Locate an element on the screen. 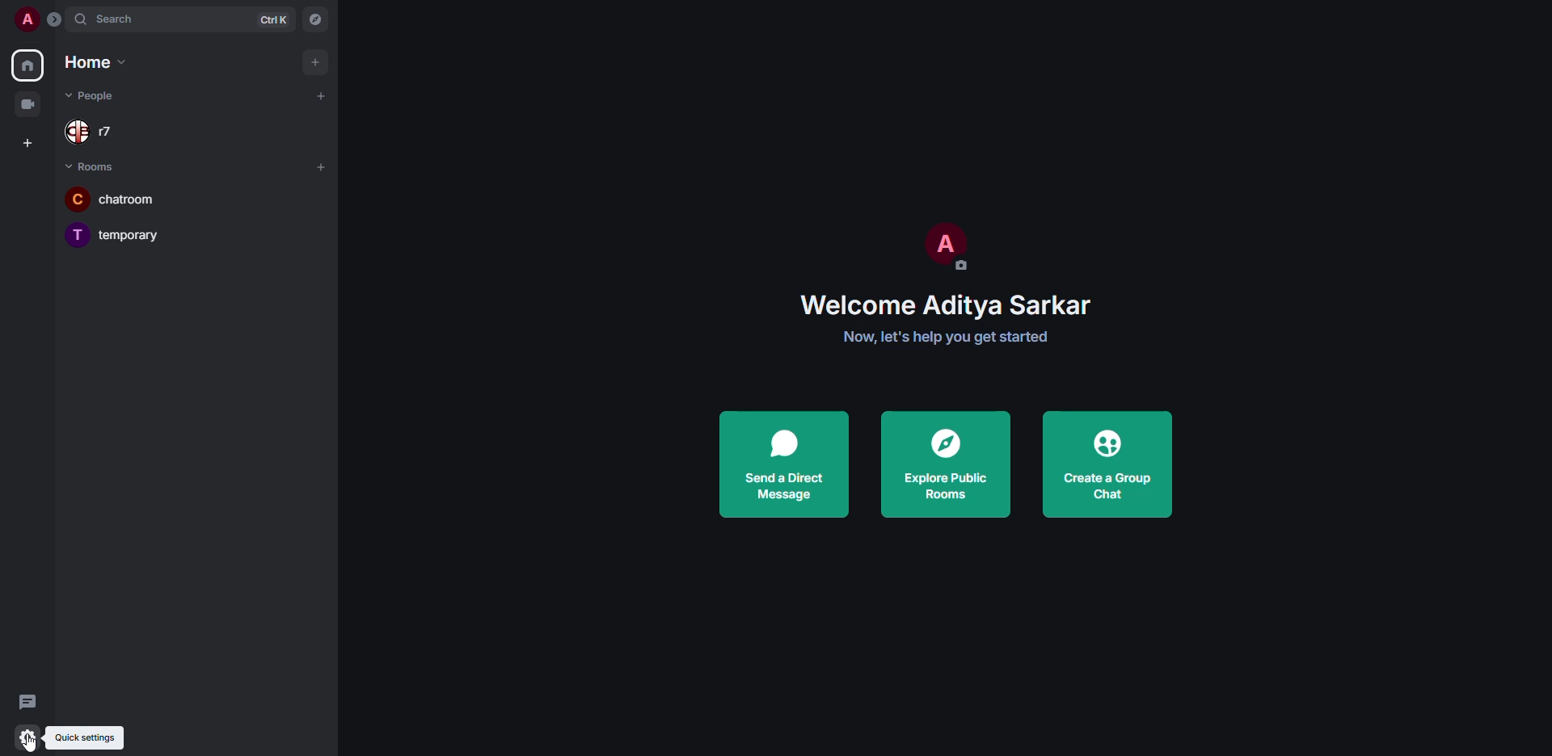 The width and height of the screenshot is (1552, 756). room is located at coordinates (124, 232).